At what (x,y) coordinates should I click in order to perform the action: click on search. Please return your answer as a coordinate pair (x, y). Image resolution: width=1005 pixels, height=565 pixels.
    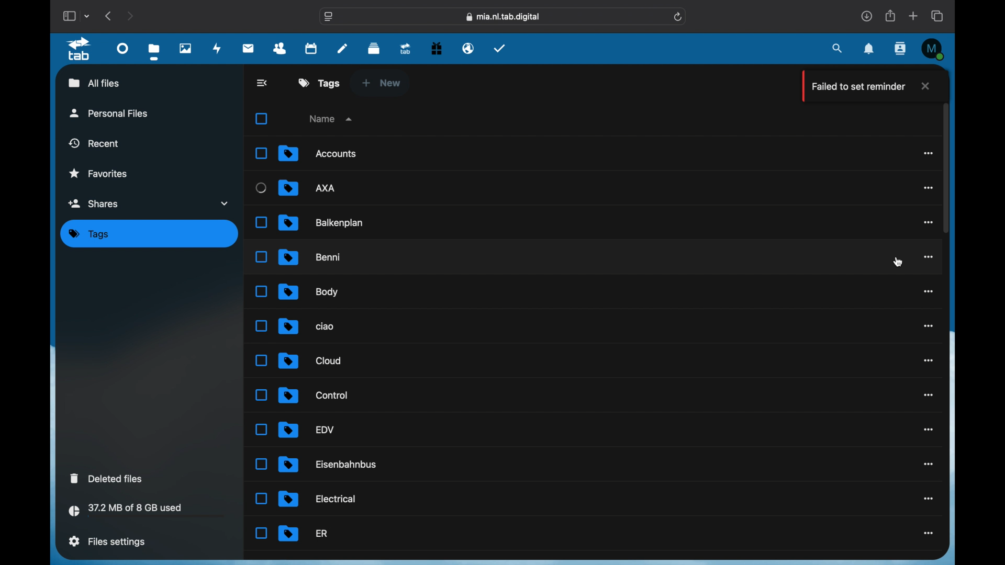
    Looking at the image, I should click on (837, 48).